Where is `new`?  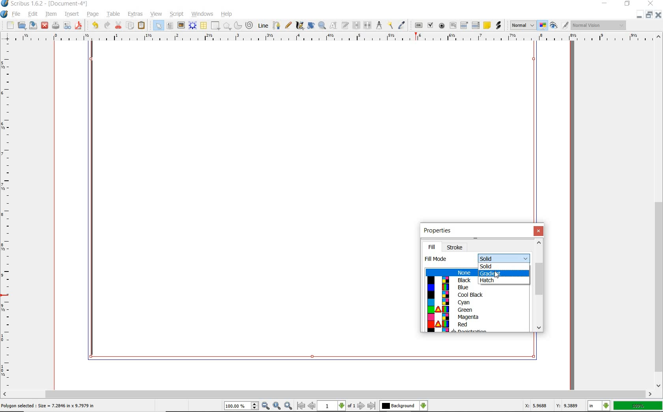
new is located at coordinates (7, 25).